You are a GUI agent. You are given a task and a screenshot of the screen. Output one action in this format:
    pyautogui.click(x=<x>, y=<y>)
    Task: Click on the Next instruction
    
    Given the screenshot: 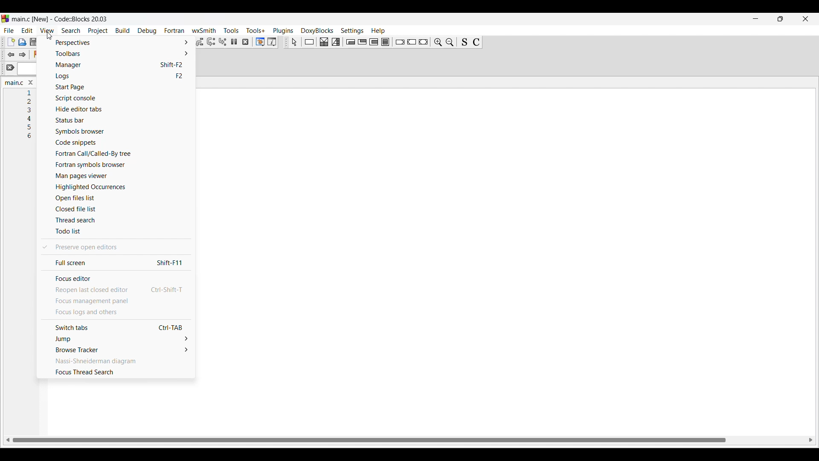 What is the action you would take?
    pyautogui.click(x=211, y=42)
    